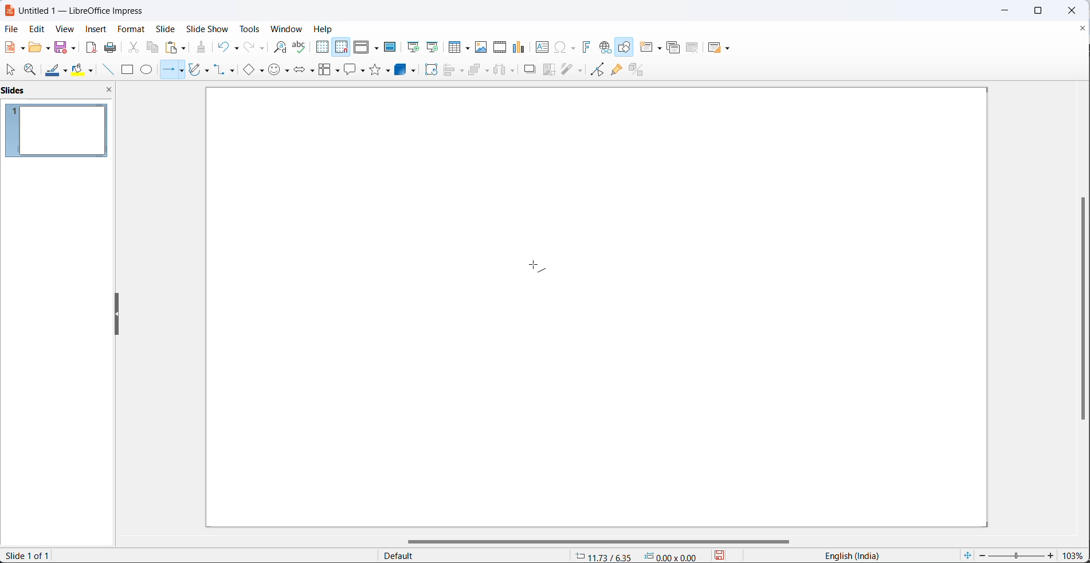 This screenshot has height=563, width=1090. Describe the element at coordinates (92, 49) in the screenshot. I see `export as pdf` at that location.